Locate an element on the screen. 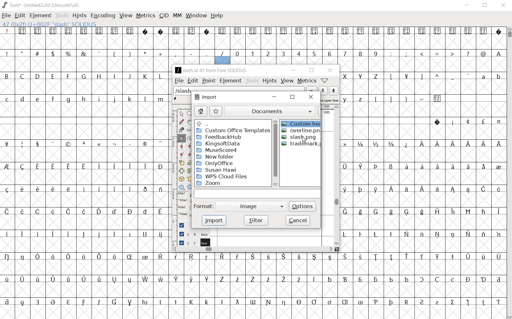 The image size is (512, 319). empty cells is located at coordinates (423, 133).